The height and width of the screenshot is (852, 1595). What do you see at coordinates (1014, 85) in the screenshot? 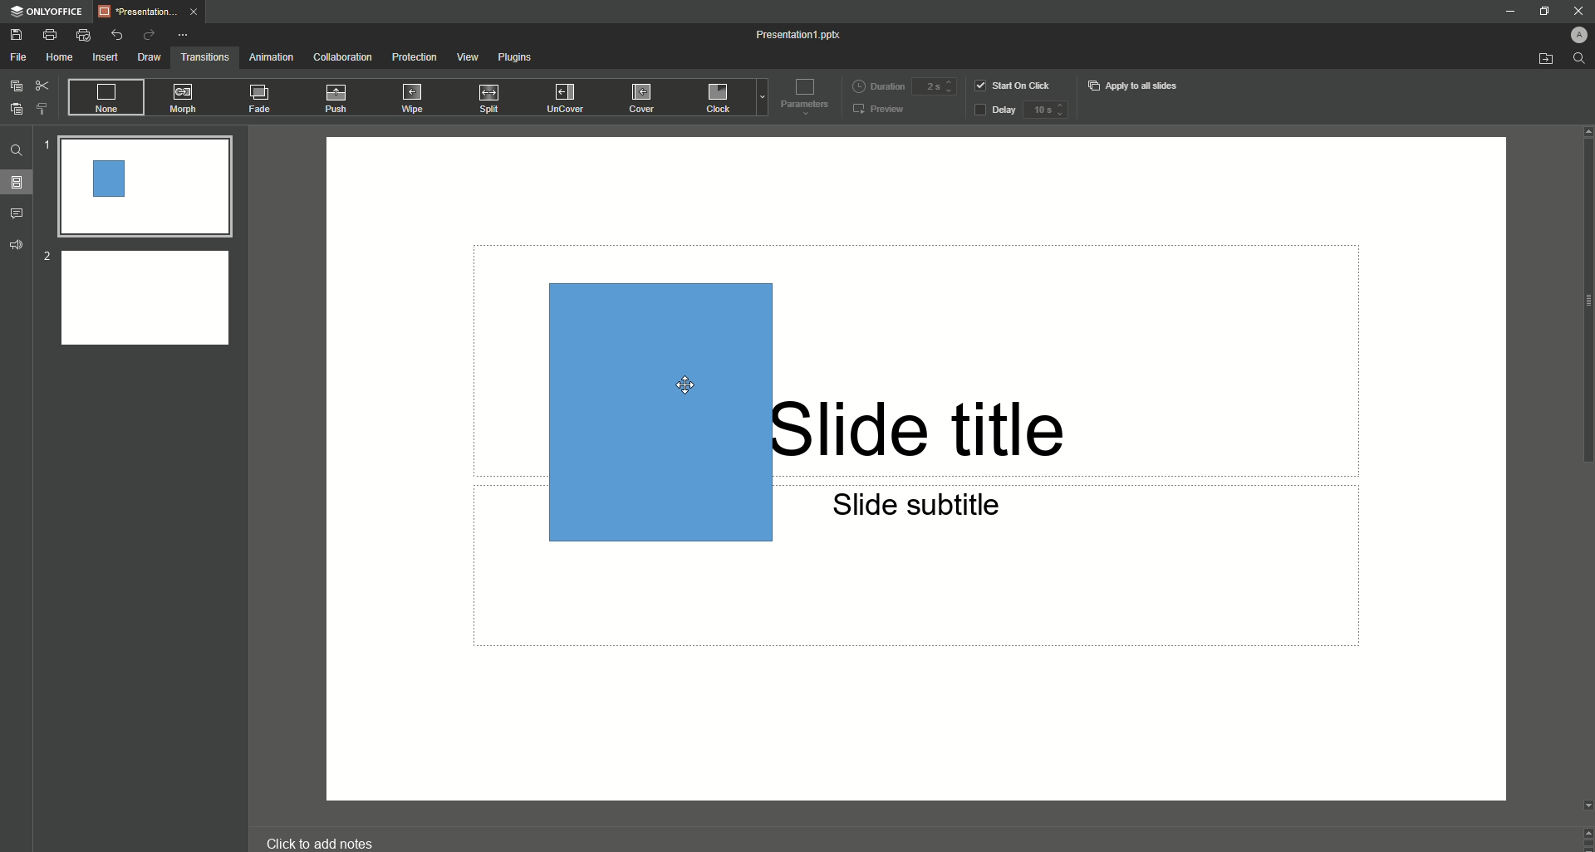
I see `Start on click` at bounding box center [1014, 85].